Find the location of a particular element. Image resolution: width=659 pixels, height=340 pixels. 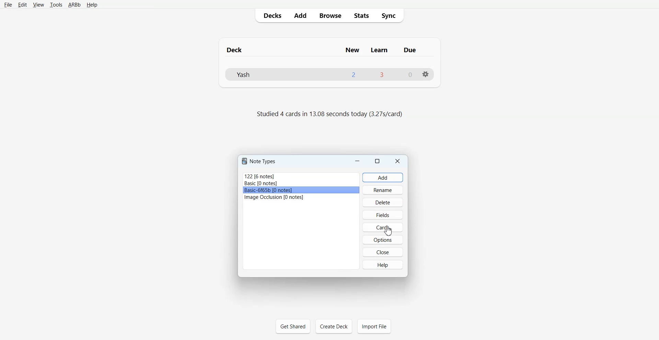

Add is located at coordinates (383, 178).